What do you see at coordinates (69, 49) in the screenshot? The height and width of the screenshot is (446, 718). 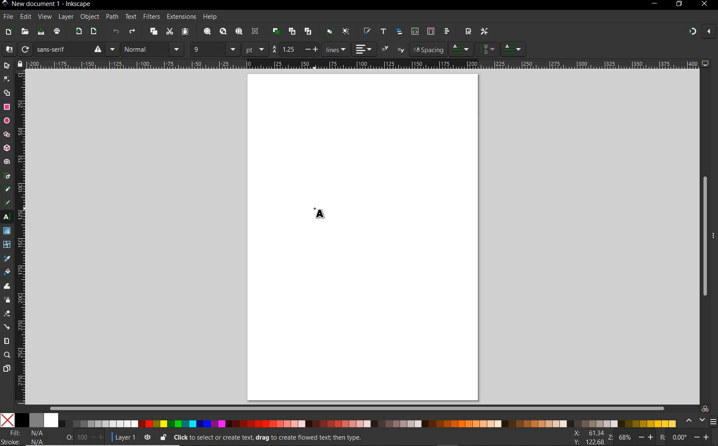 I see `sans-serif` at bounding box center [69, 49].